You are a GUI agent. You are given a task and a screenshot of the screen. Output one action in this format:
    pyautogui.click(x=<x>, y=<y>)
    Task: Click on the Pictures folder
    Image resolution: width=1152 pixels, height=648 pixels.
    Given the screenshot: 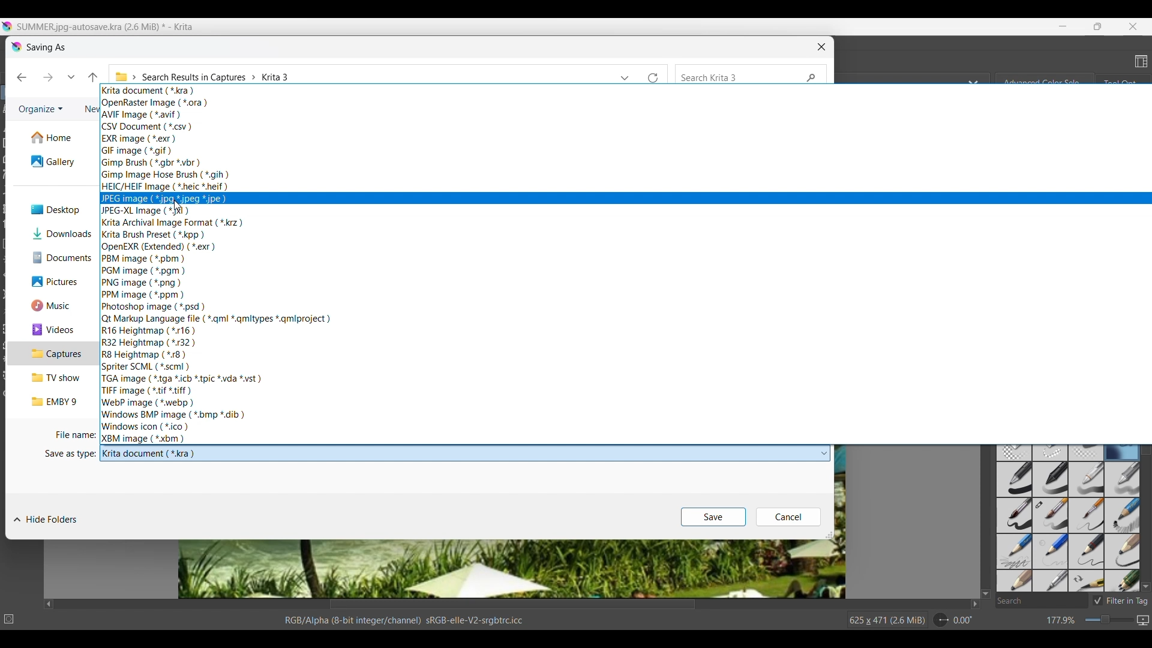 What is the action you would take?
    pyautogui.click(x=50, y=282)
    